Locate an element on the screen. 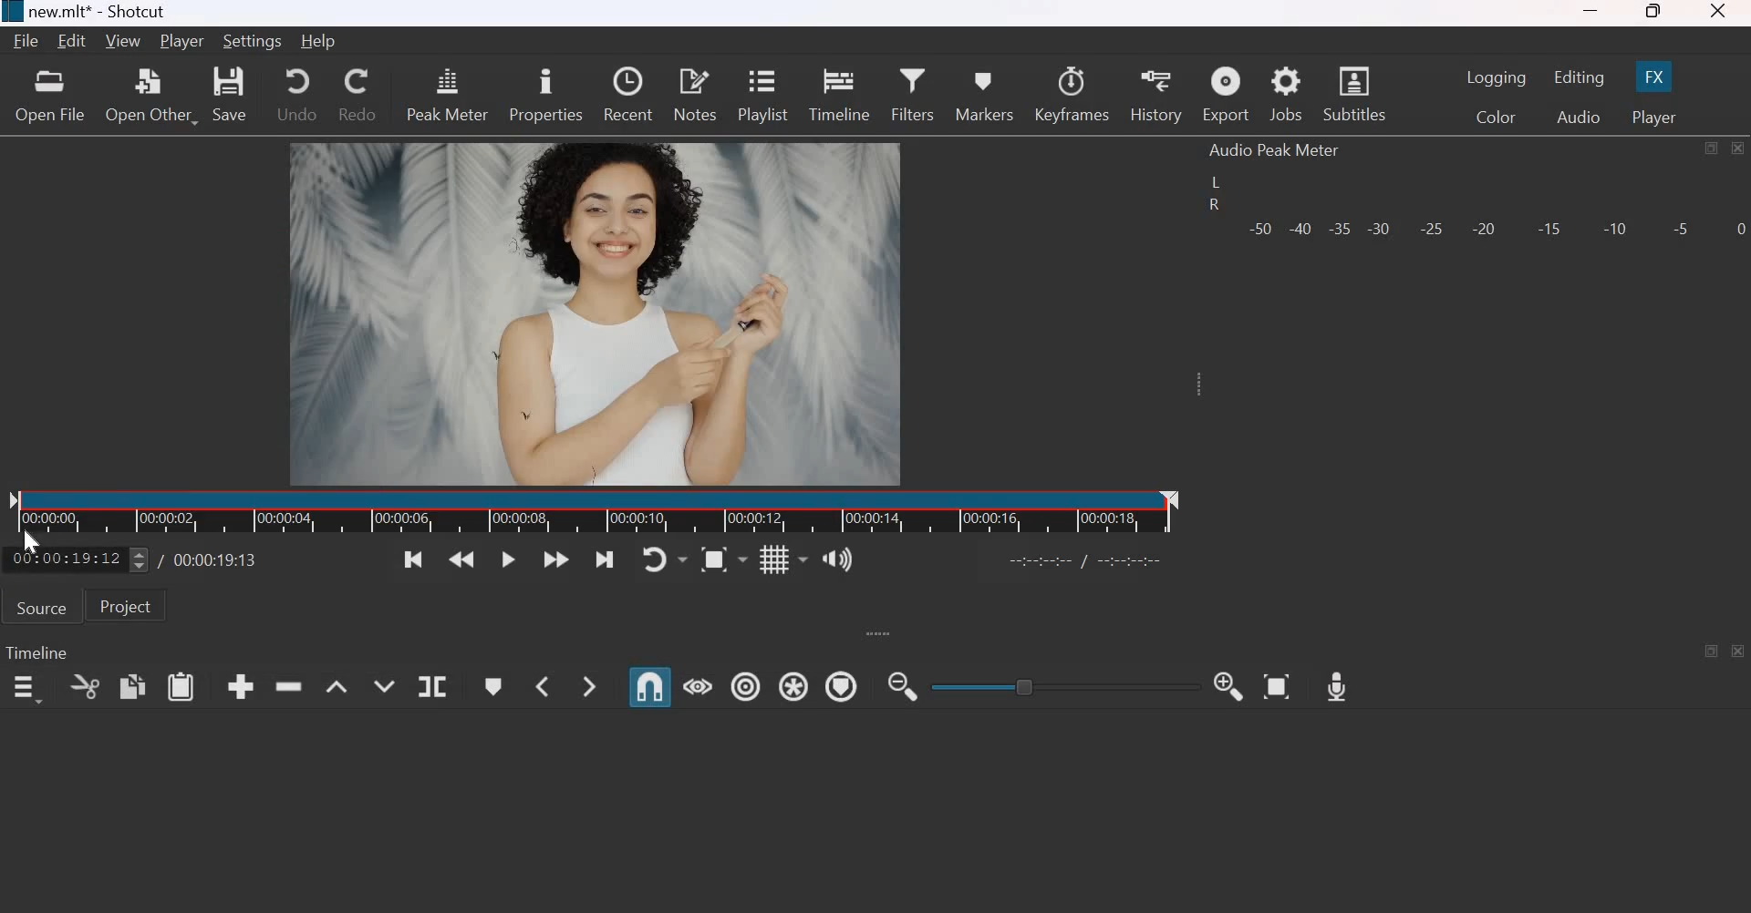 Image resolution: width=1751 pixels, height=913 pixels.  is located at coordinates (1088, 559).